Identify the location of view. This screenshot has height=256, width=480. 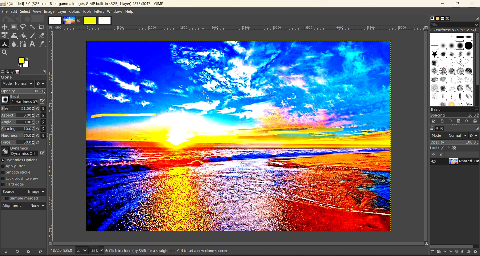
(433, 154).